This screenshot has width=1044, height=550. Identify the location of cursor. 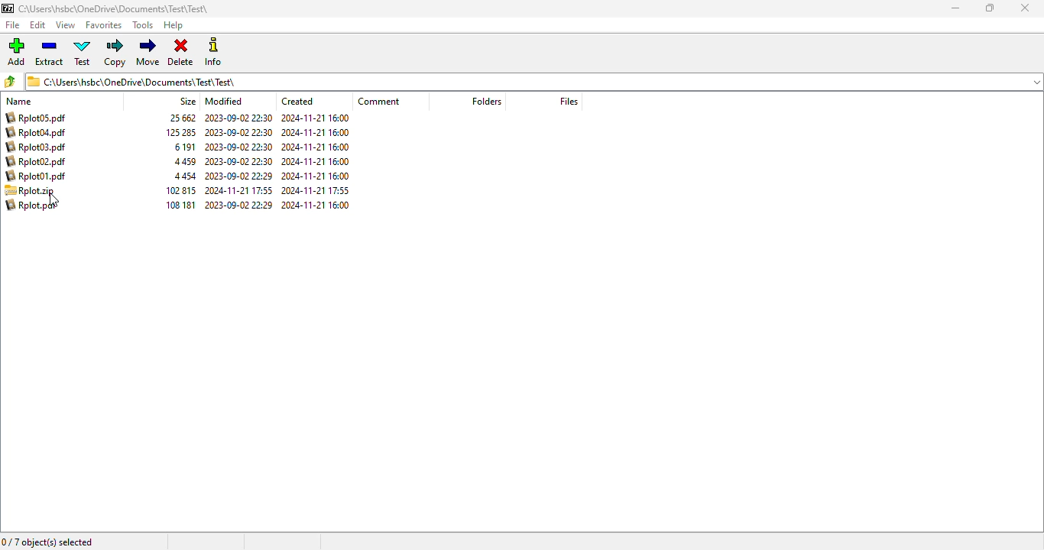
(53, 200).